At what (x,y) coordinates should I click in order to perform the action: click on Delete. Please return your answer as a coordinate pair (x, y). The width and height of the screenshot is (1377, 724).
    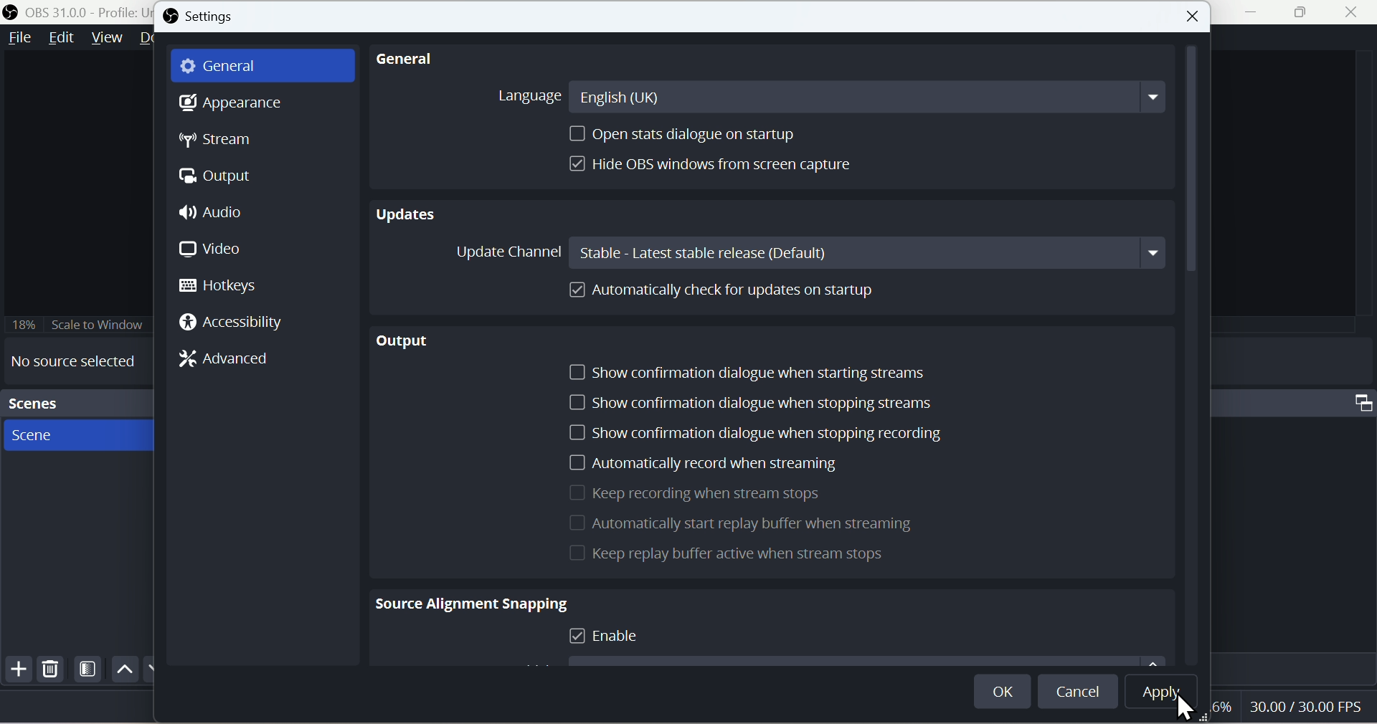
    Looking at the image, I should click on (52, 668).